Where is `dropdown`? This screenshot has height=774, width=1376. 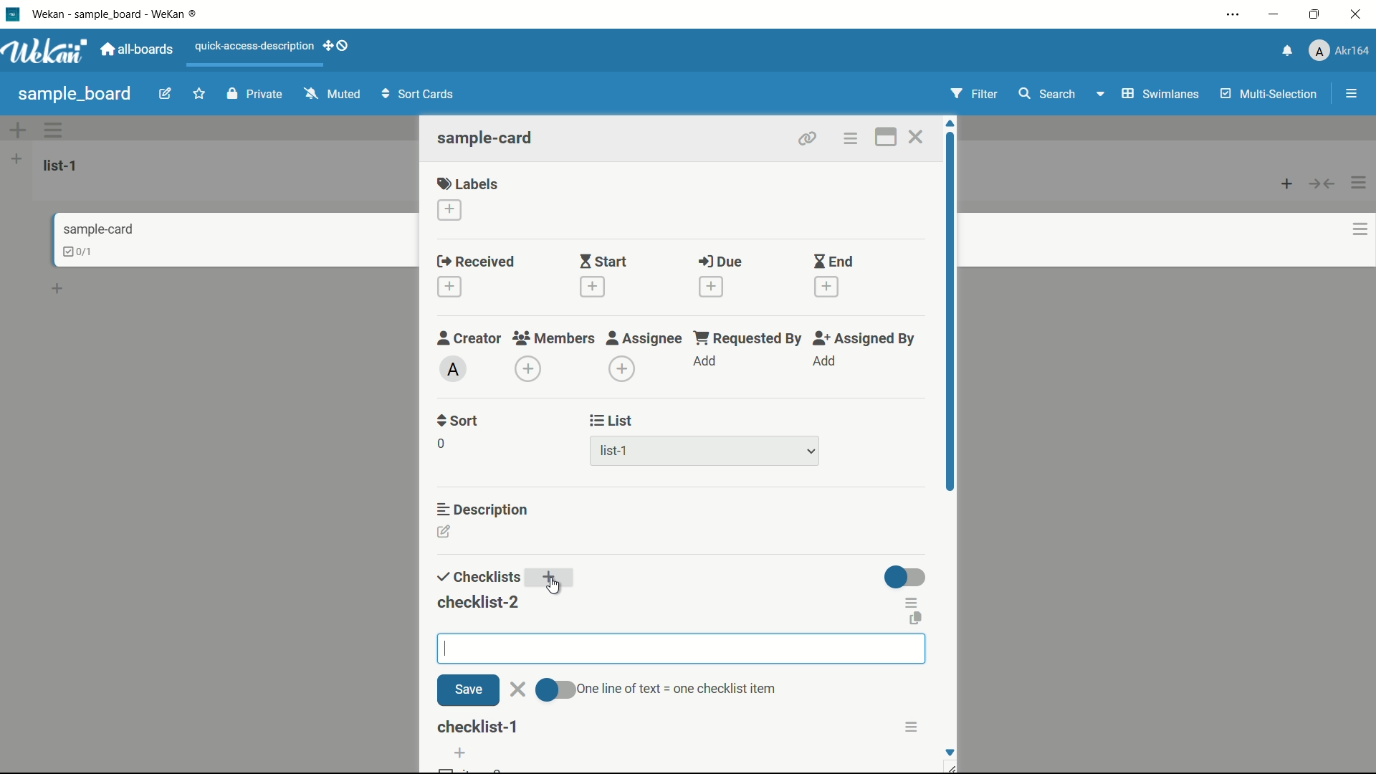
dropdown is located at coordinates (1099, 97).